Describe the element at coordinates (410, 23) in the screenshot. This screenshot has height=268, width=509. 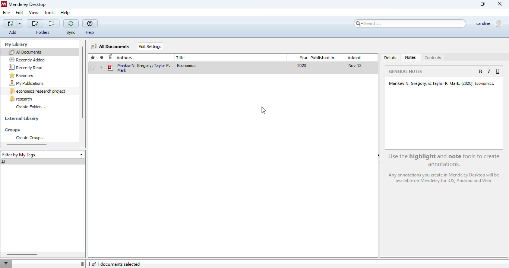
I see `search` at that location.